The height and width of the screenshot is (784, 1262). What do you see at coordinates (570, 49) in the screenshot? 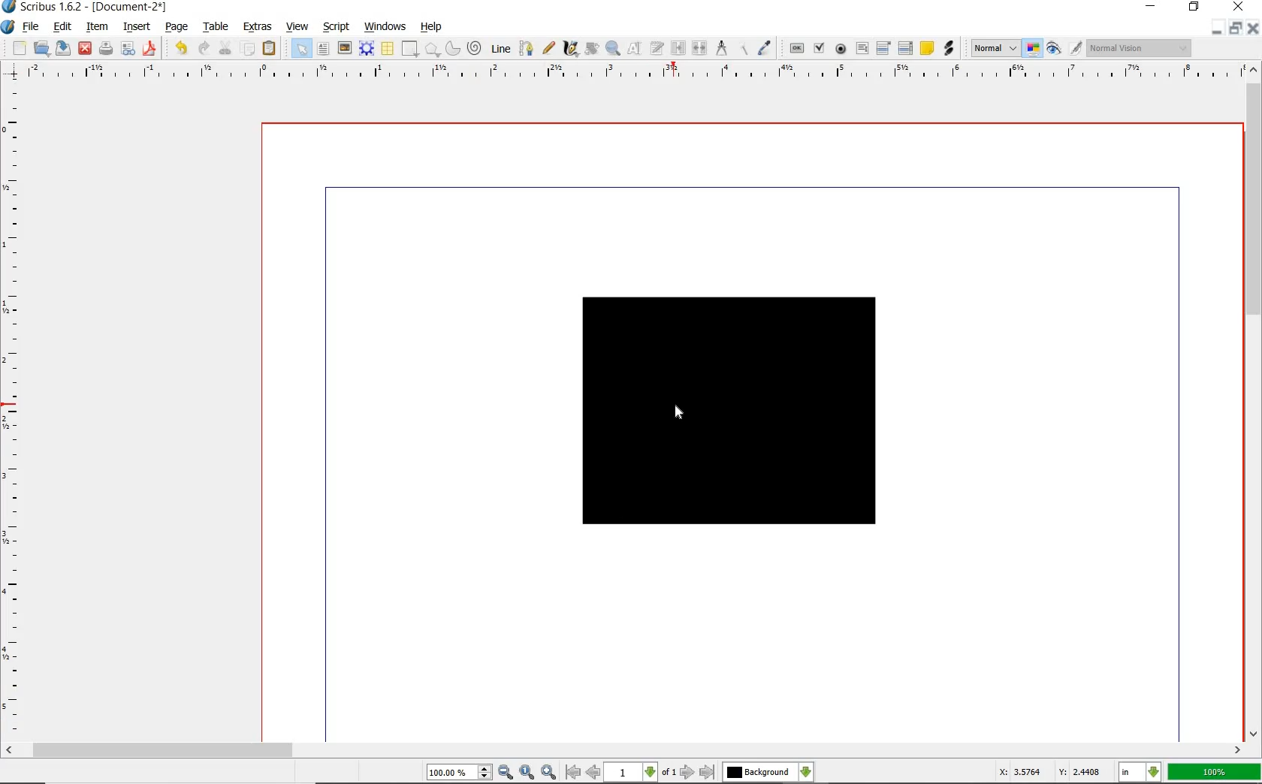
I see `calligraphic line` at bounding box center [570, 49].